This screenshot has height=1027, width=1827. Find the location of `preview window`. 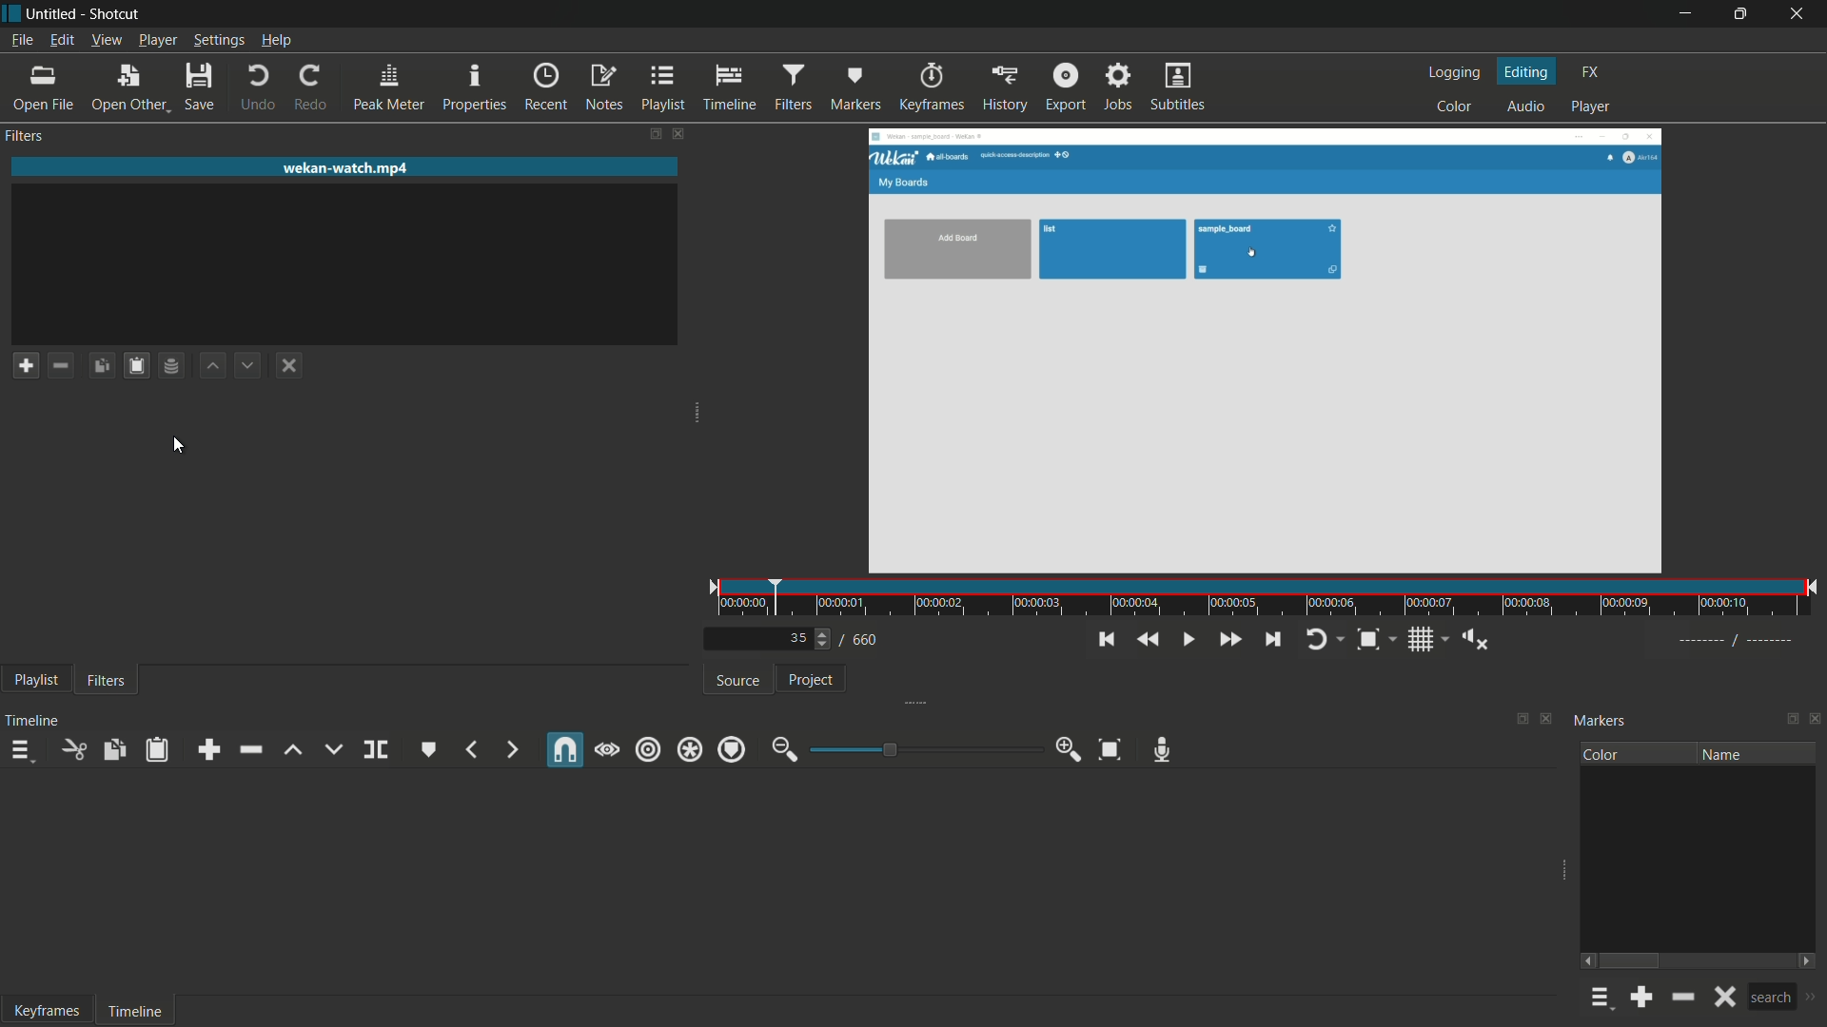

preview window is located at coordinates (1264, 352).